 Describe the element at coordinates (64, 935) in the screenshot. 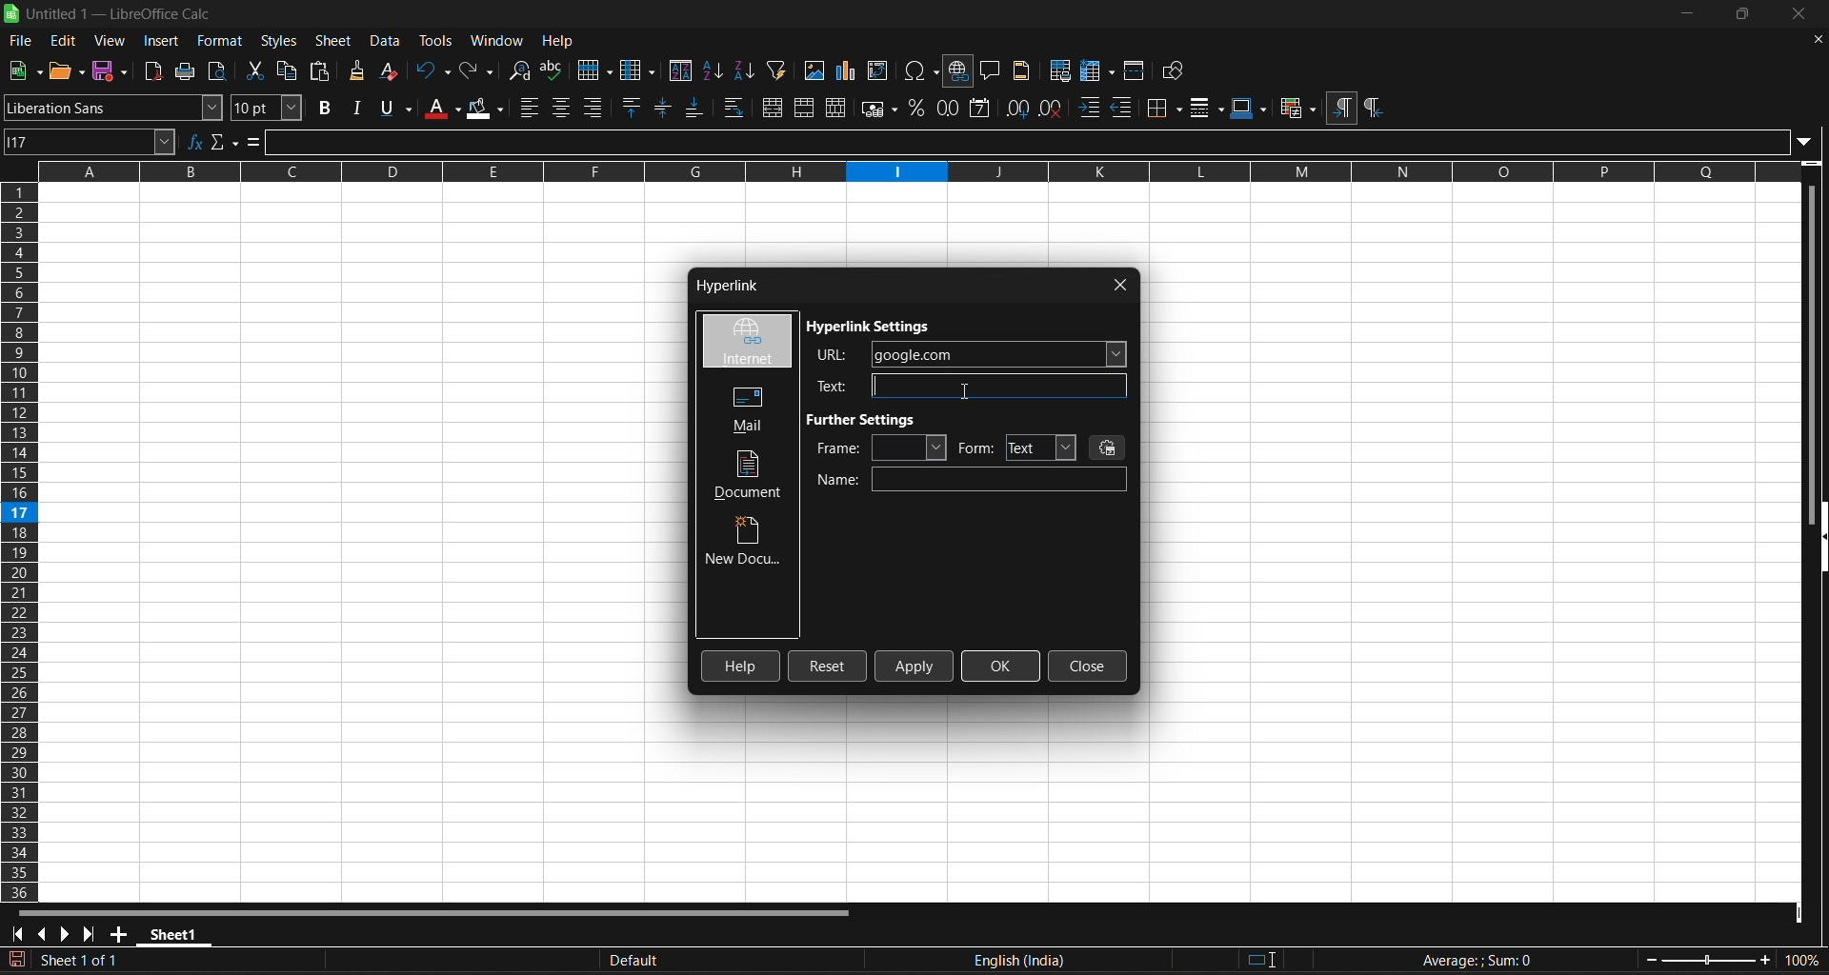

I see `scroll to next sheet ` at that location.